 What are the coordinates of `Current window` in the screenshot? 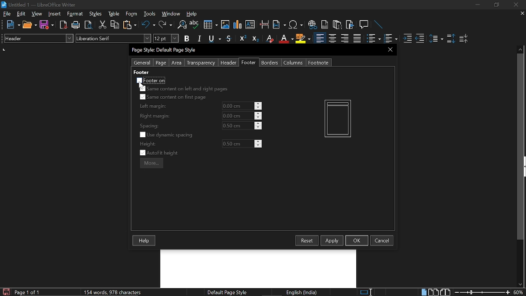 It's located at (39, 5).